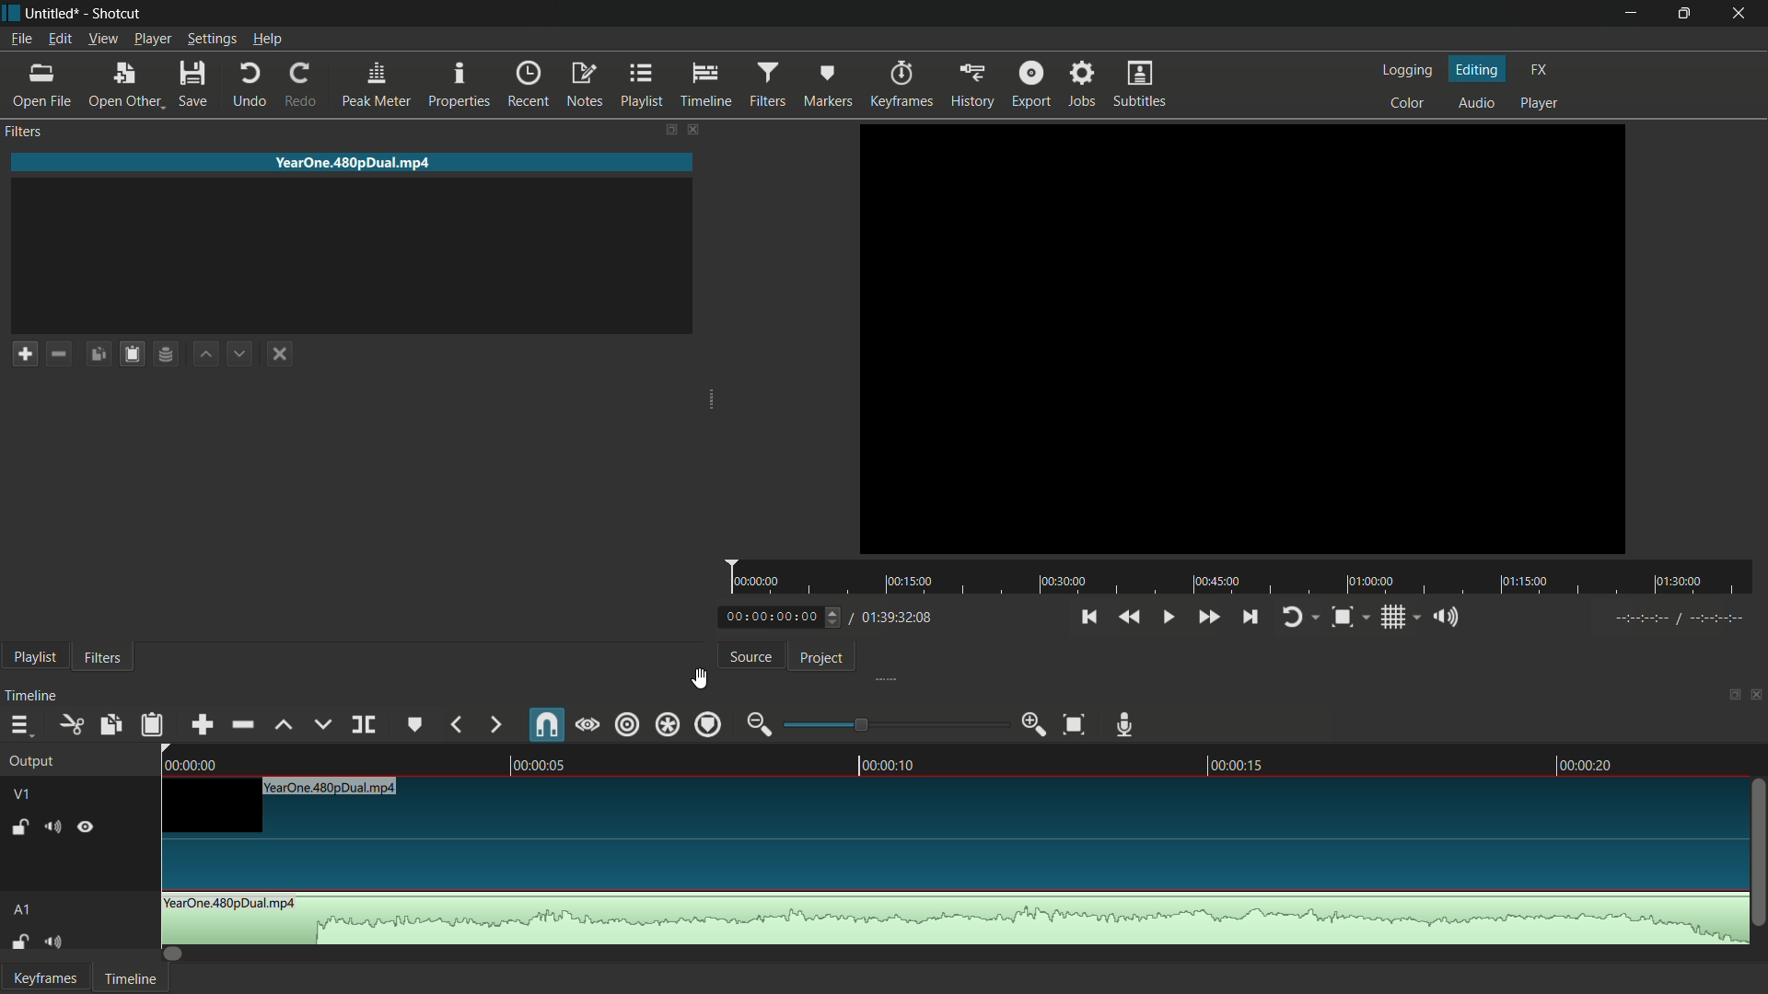  Describe the element at coordinates (707, 85) in the screenshot. I see `timeline` at that location.